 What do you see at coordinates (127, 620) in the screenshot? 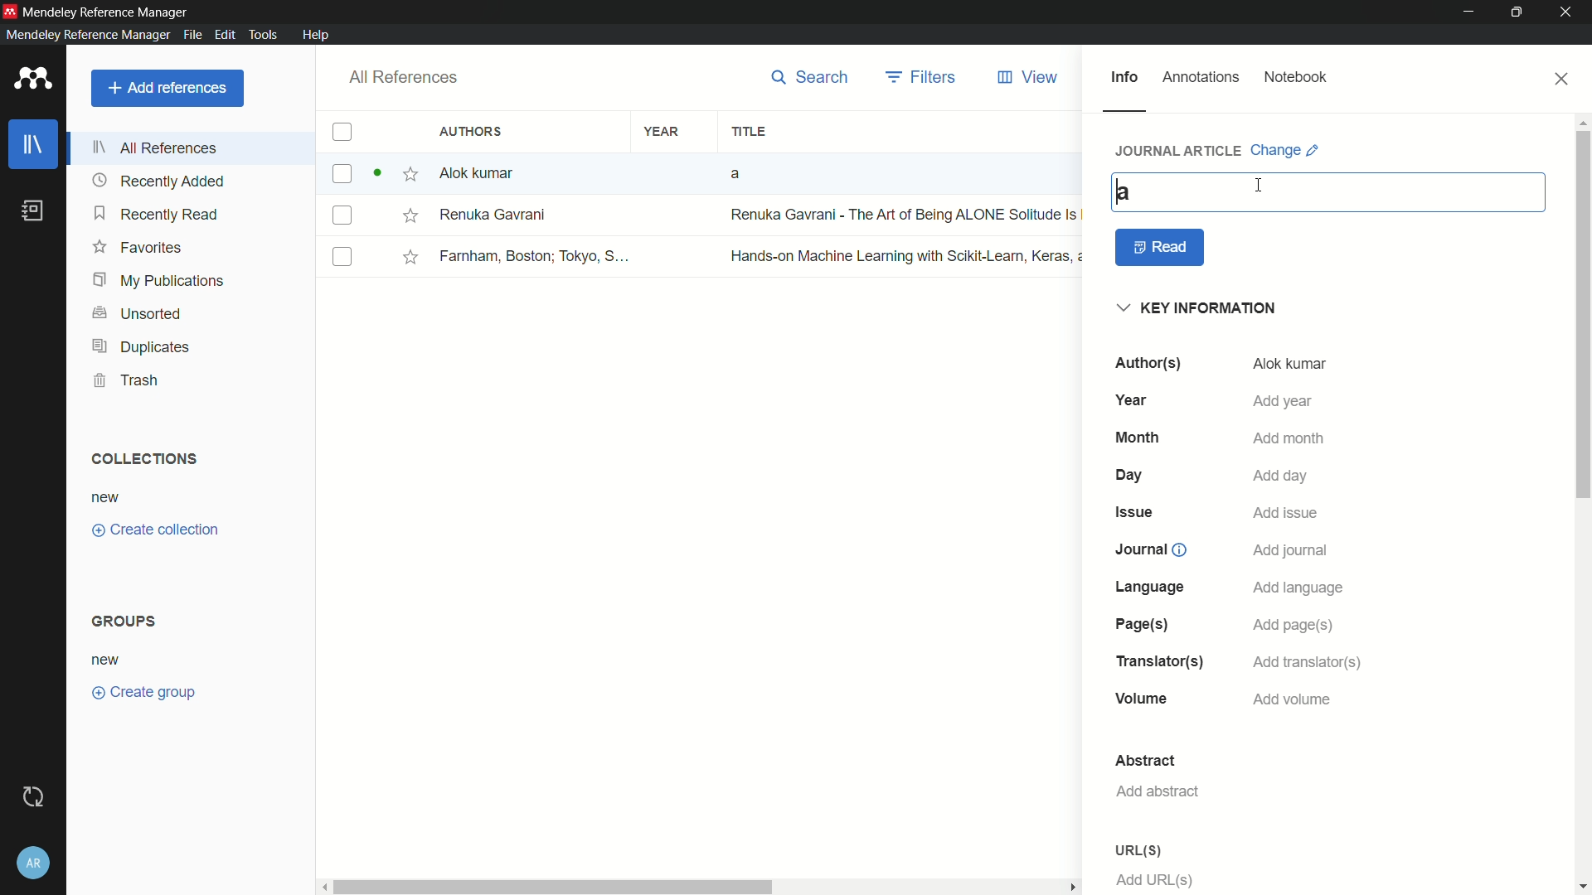
I see `groups` at bounding box center [127, 620].